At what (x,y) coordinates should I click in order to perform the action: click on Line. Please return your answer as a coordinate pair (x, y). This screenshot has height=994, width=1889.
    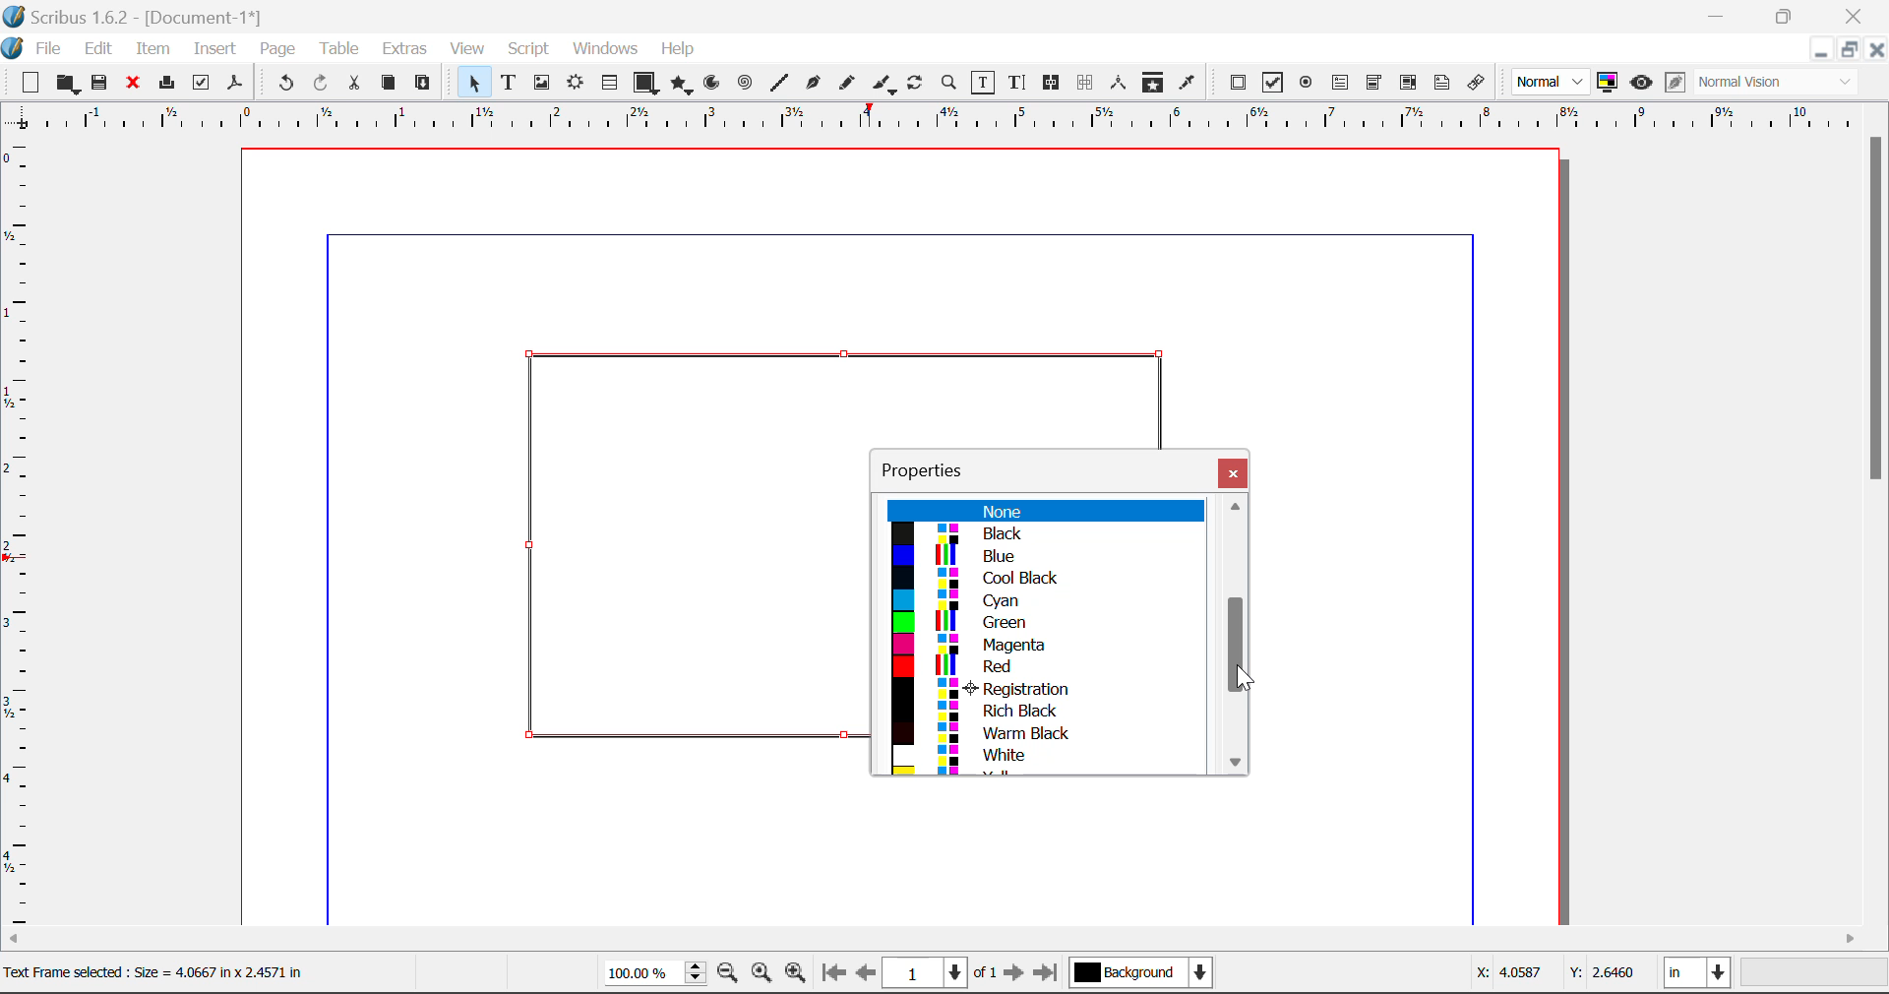
    Looking at the image, I should click on (779, 83).